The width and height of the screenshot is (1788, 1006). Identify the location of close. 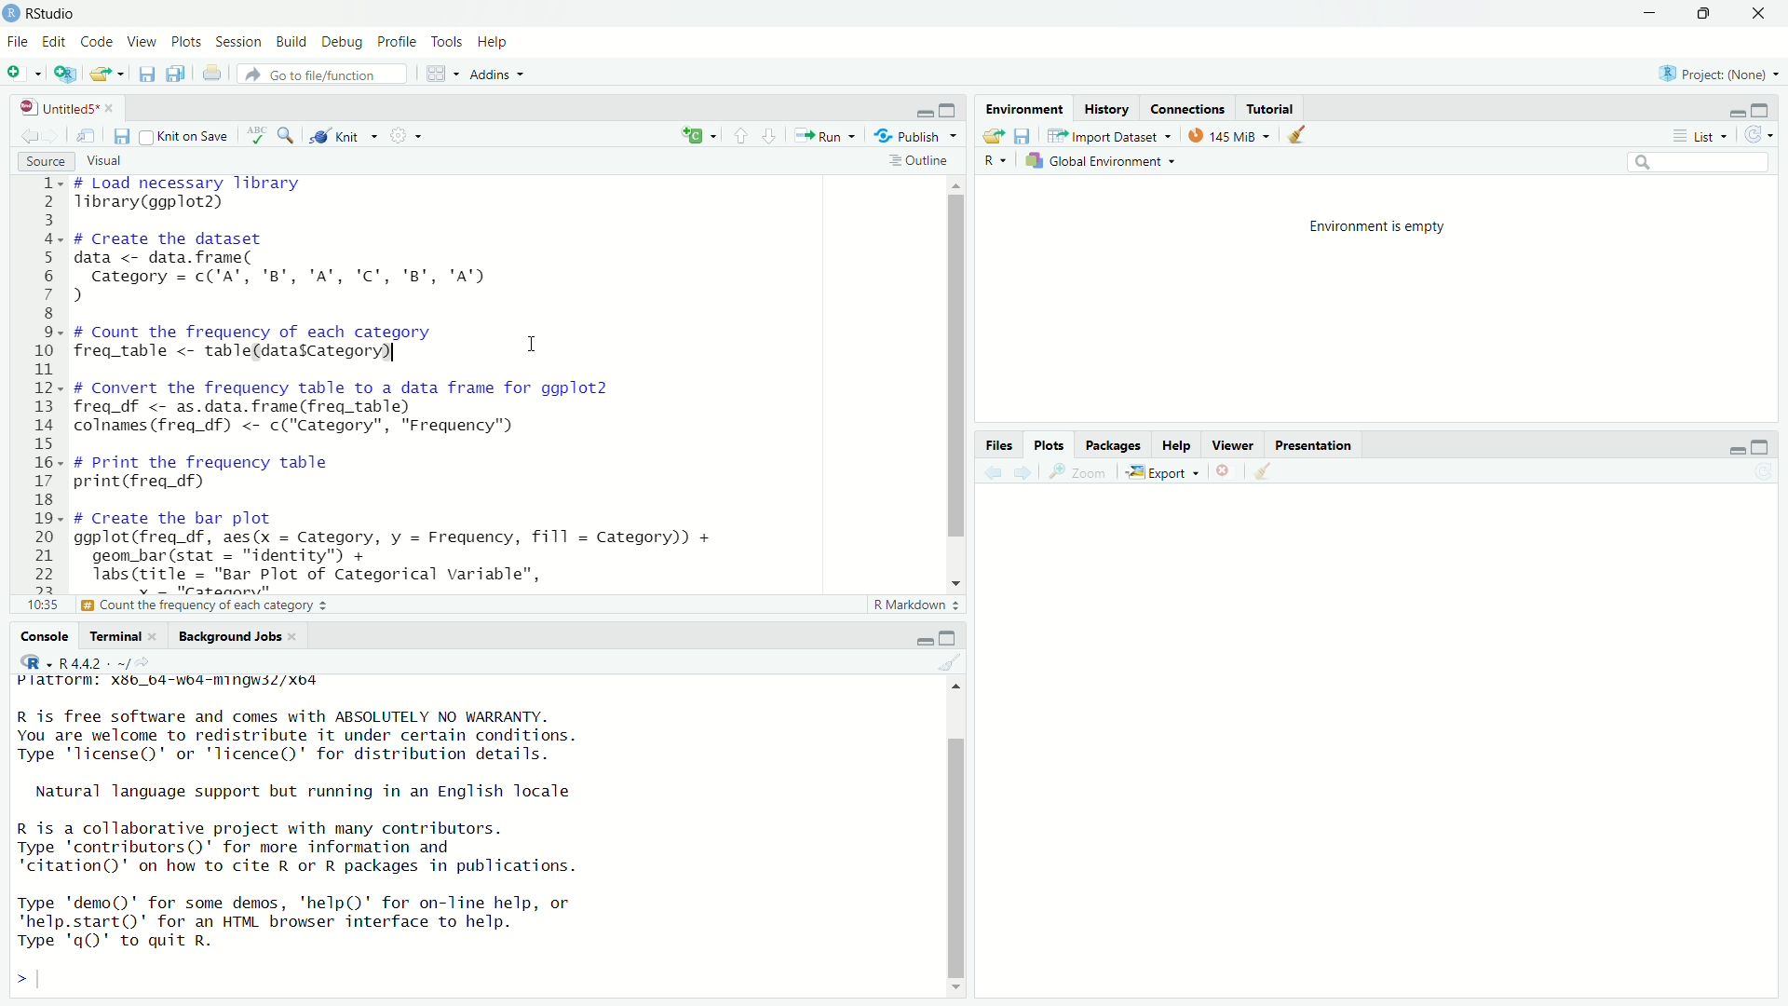
(1762, 14).